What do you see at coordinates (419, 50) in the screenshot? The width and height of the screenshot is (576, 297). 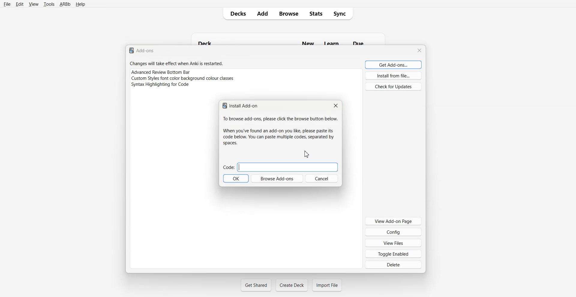 I see `Close` at bounding box center [419, 50].